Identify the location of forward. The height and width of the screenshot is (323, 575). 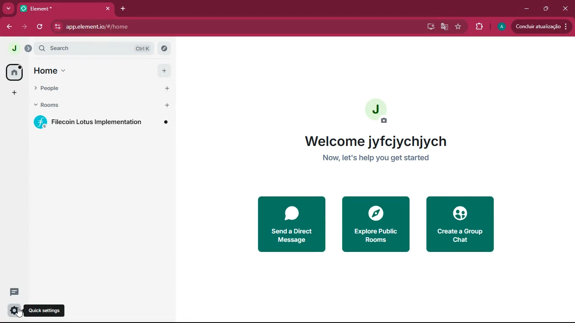
(25, 26).